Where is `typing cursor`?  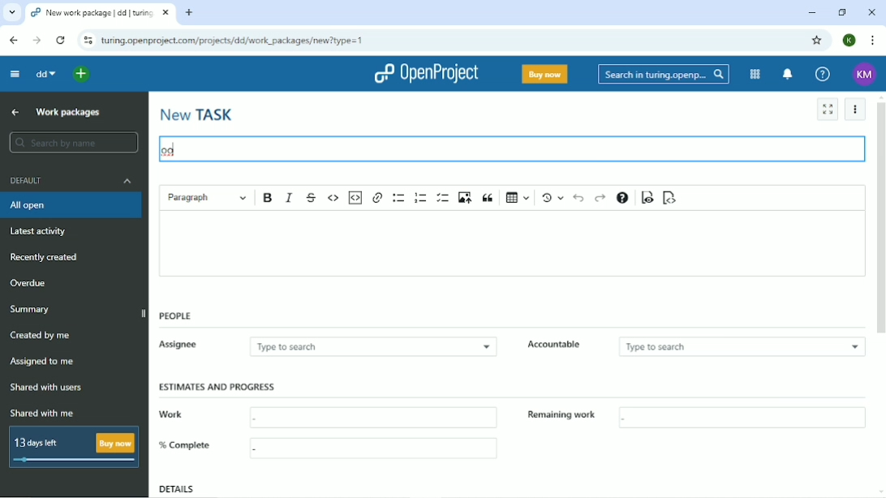
typing cursor is located at coordinates (180, 151).